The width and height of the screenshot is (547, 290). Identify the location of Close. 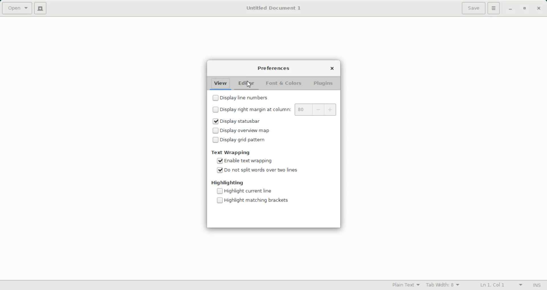
(538, 8).